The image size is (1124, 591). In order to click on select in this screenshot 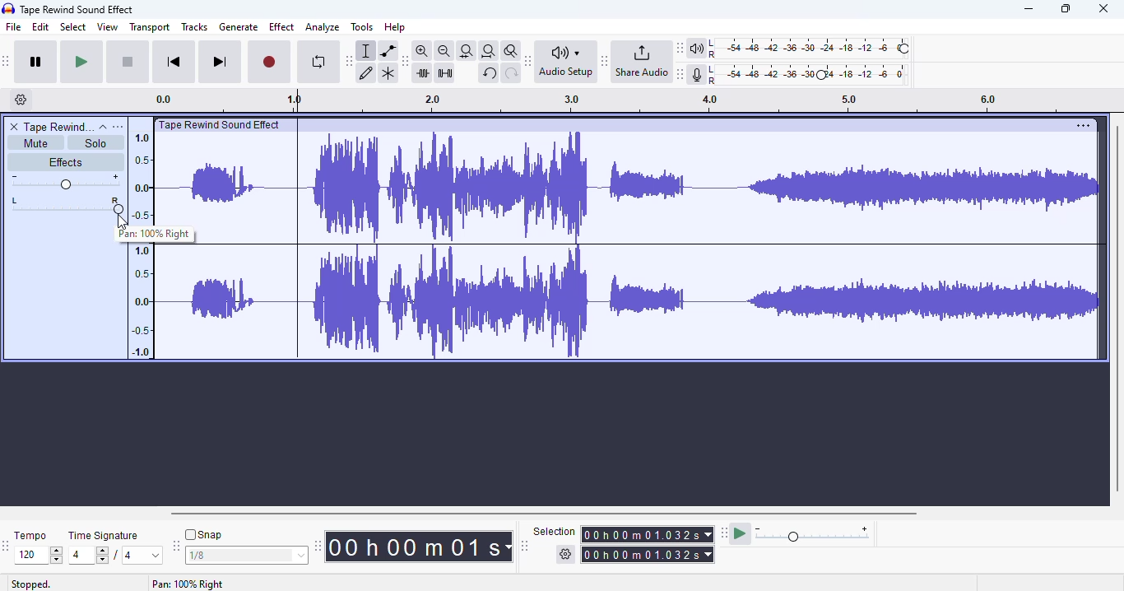, I will do `click(74, 26)`.